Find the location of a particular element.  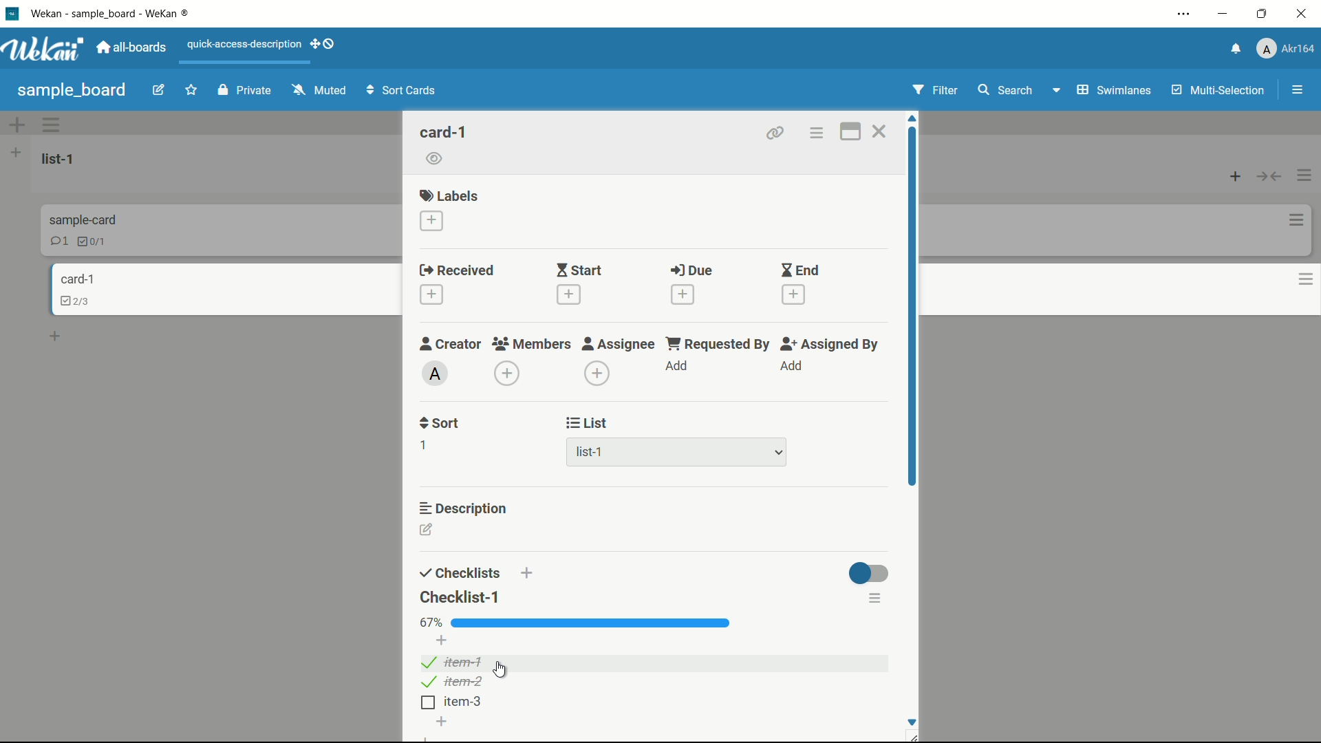

add swimlane is located at coordinates (18, 124).